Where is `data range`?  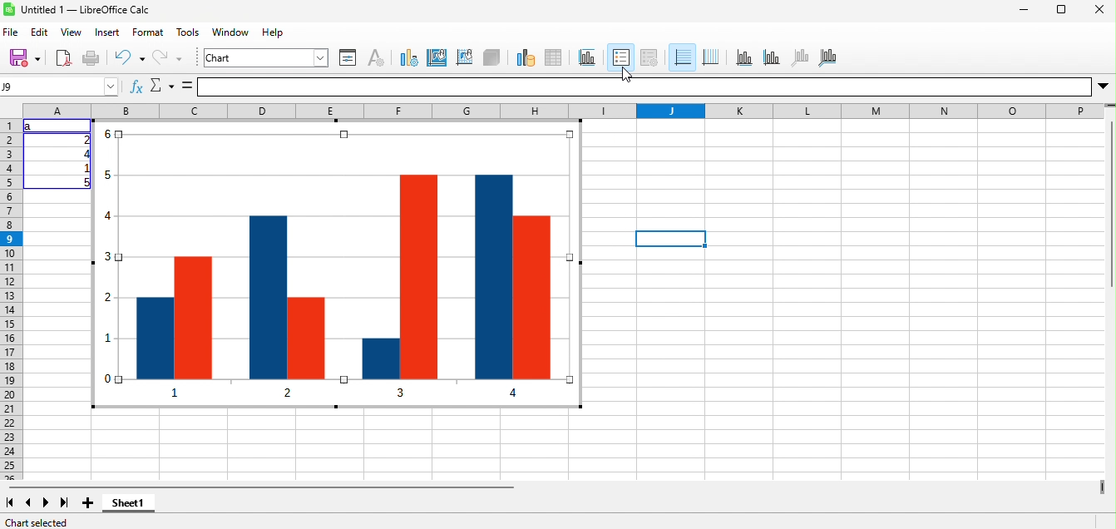
data range is located at coordinates (526, 58).